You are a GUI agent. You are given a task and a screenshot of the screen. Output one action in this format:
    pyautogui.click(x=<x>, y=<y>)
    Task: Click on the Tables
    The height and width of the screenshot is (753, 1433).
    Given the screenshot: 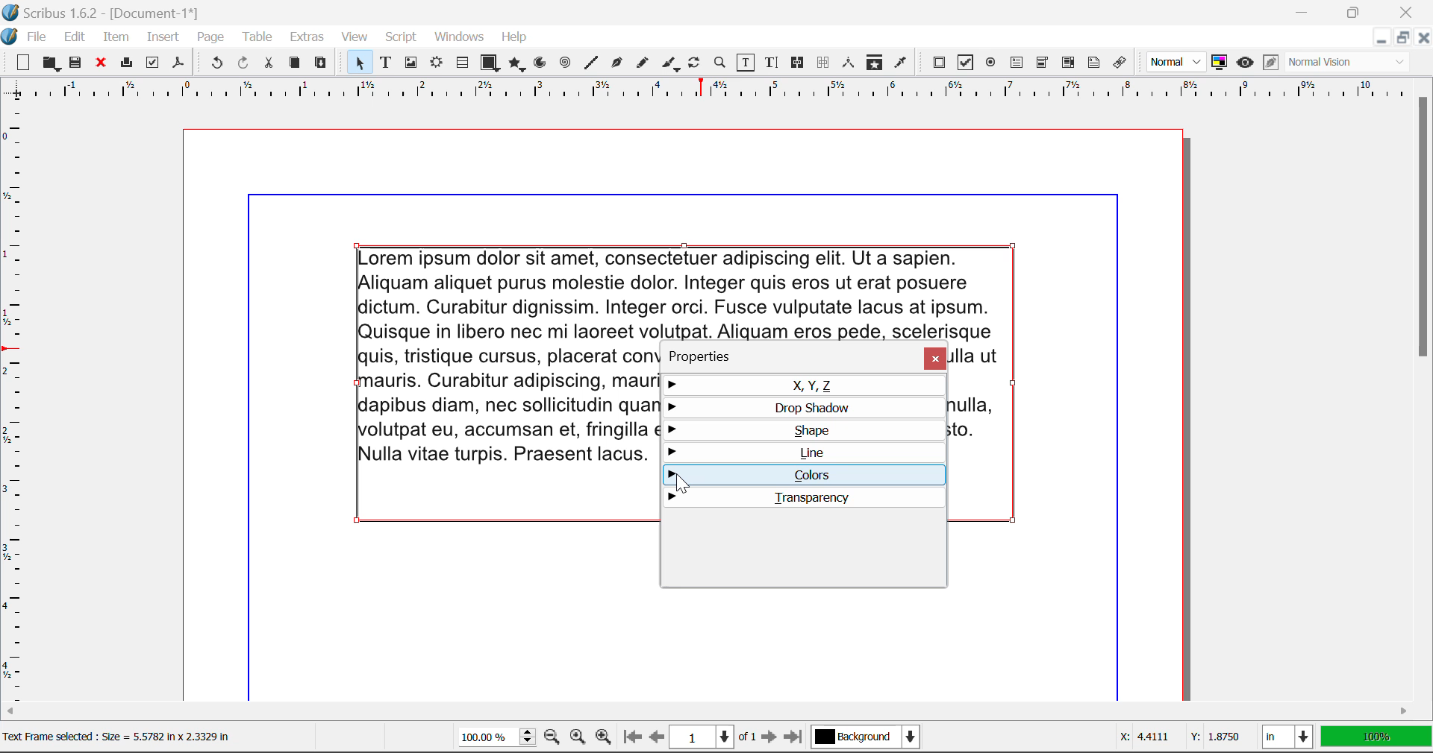 What is the action you would take?
    pyautogui.click(x=462, y=64)
    